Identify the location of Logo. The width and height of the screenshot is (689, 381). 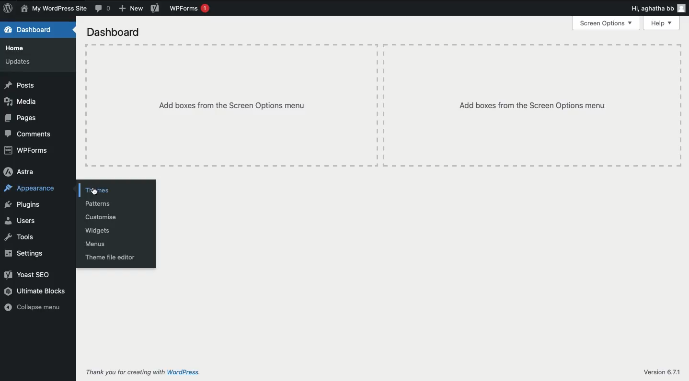
(9, 8).